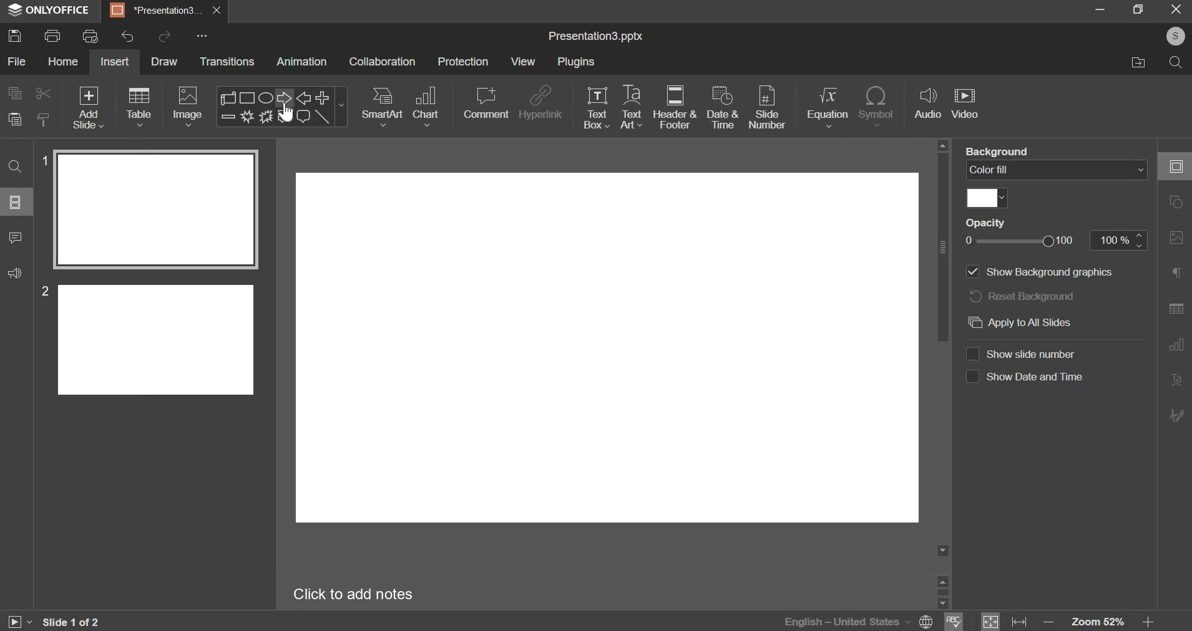 This screenshot has height=631, width=1192. I want to click on hand pointer cursor, so click(286, 113).